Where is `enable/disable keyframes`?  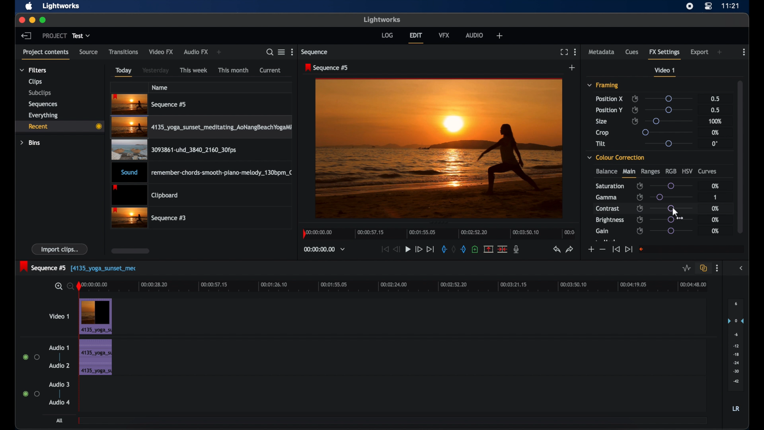
enable/disable keyframes is located at coordinates (640, 208).